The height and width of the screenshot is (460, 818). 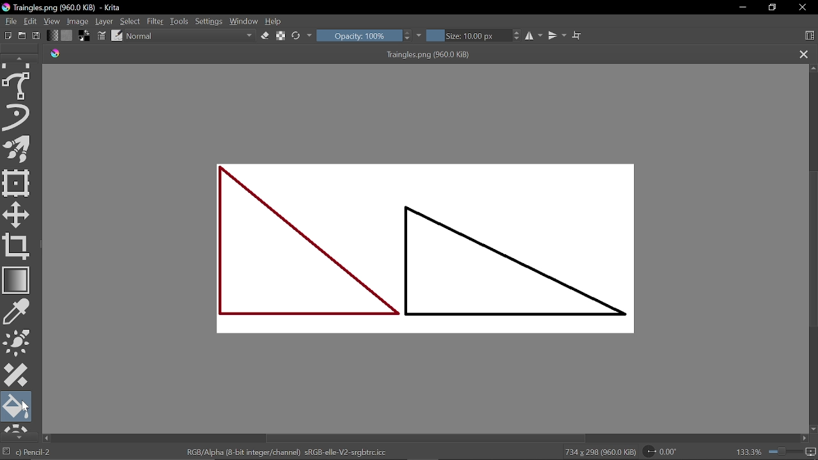 What do you see at coordinates (559, 36) in the screenshot?
I see `Vertical mirror tool` at bounding box center [559, 36].